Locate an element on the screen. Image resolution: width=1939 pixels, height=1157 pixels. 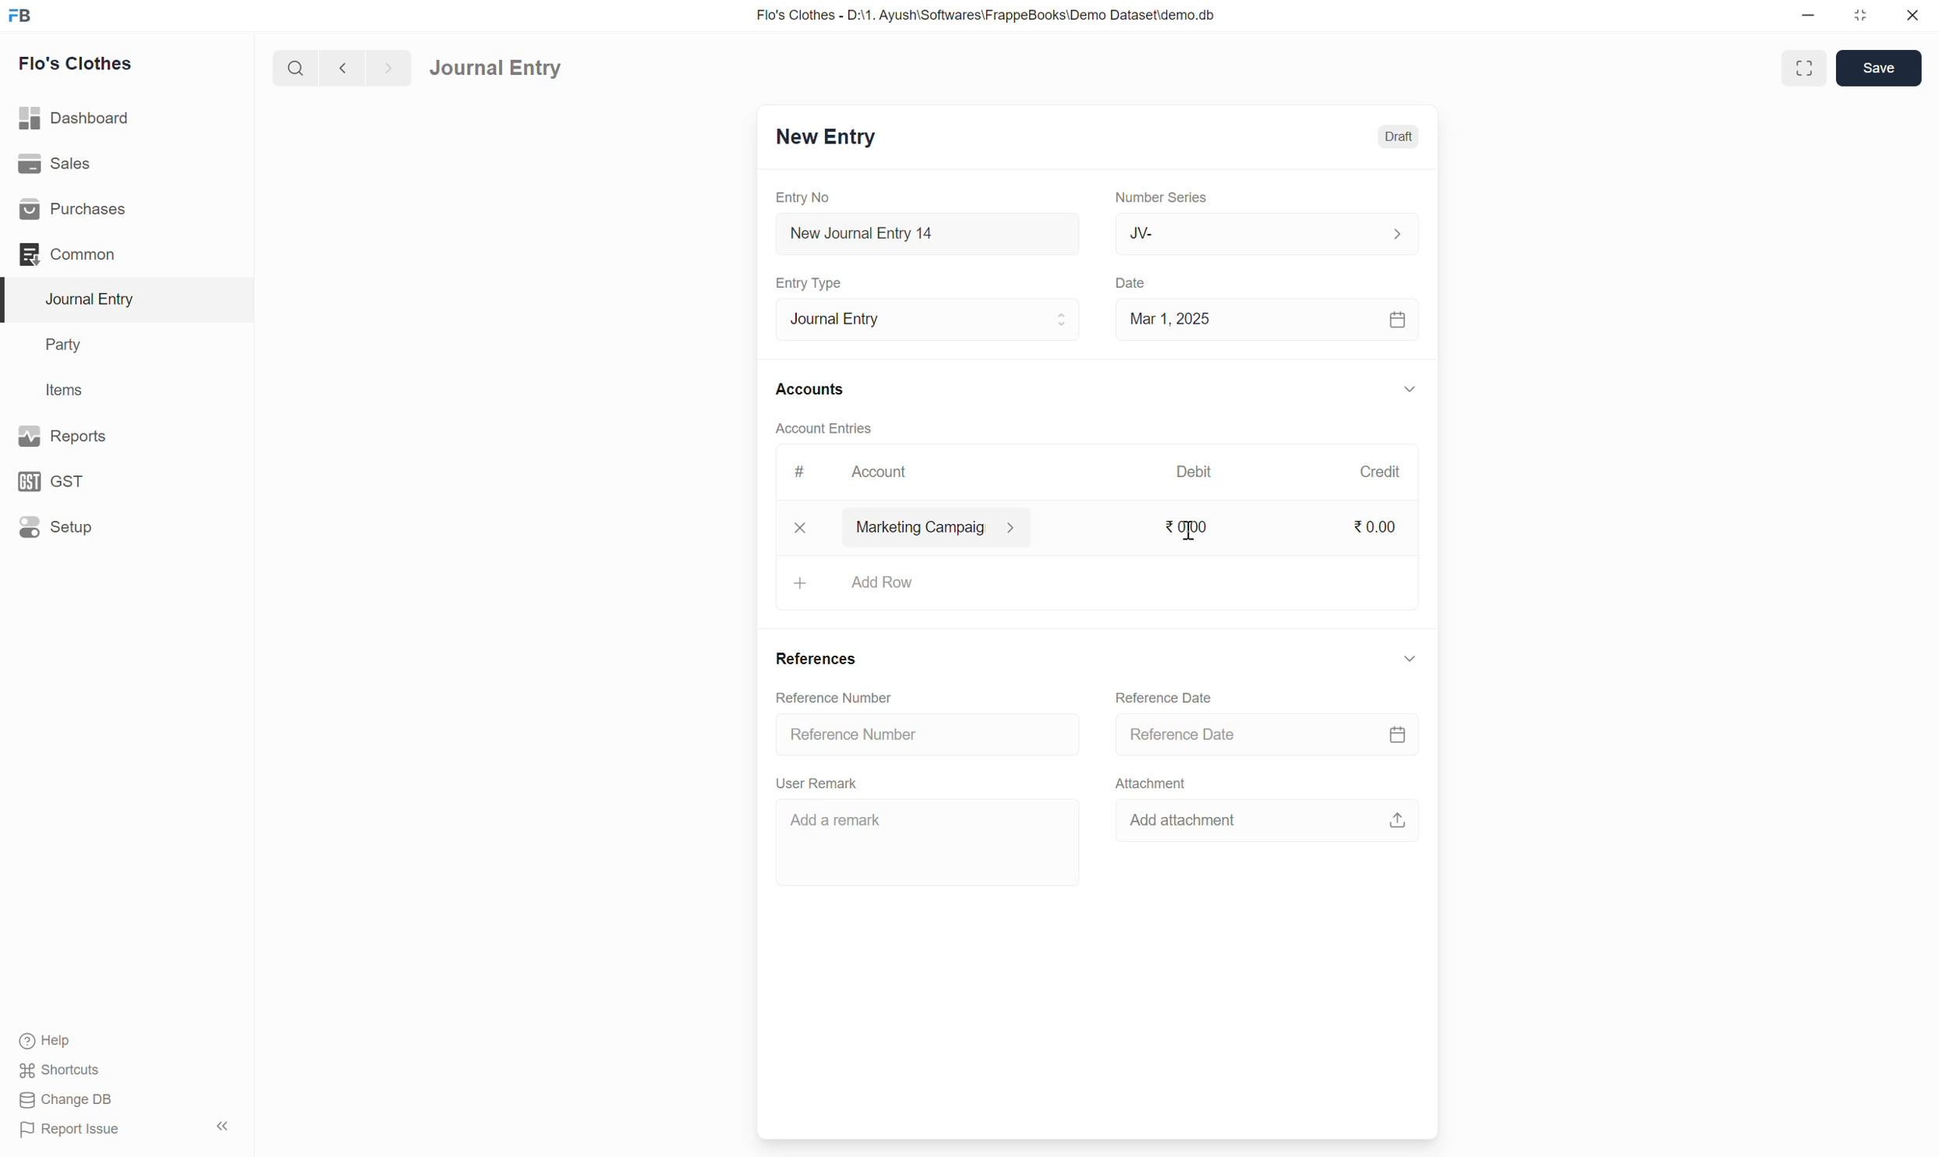
Journal Entry is located at coordinates (495, 69).